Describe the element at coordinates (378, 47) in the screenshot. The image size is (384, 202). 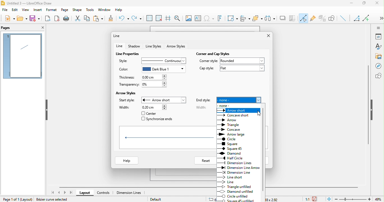
I see `styles` at that location.